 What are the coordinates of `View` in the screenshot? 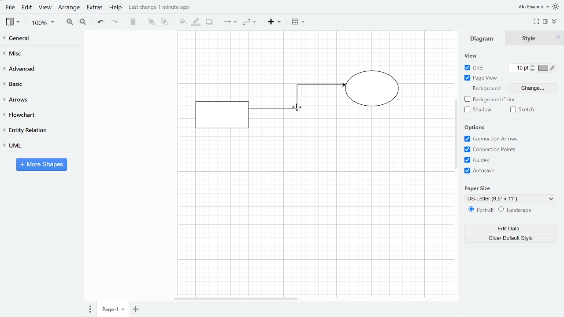 It's located at (12, 22).